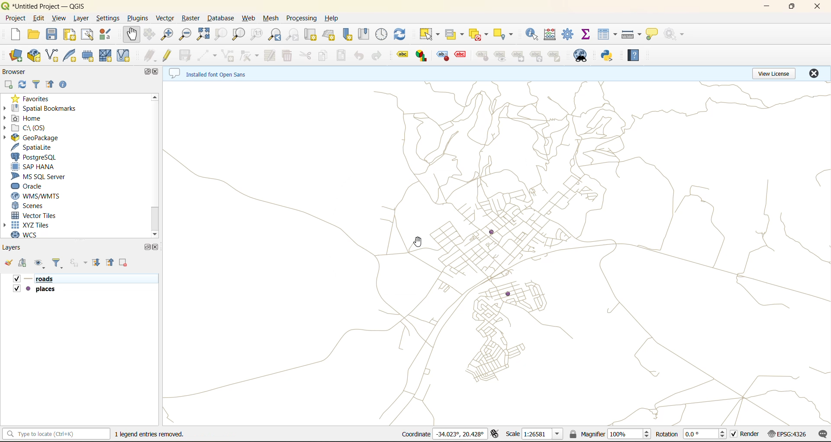  What do you see at coordinates (506, 35) in the screenshot?
I see `select location` at bounding box center [506, 35].